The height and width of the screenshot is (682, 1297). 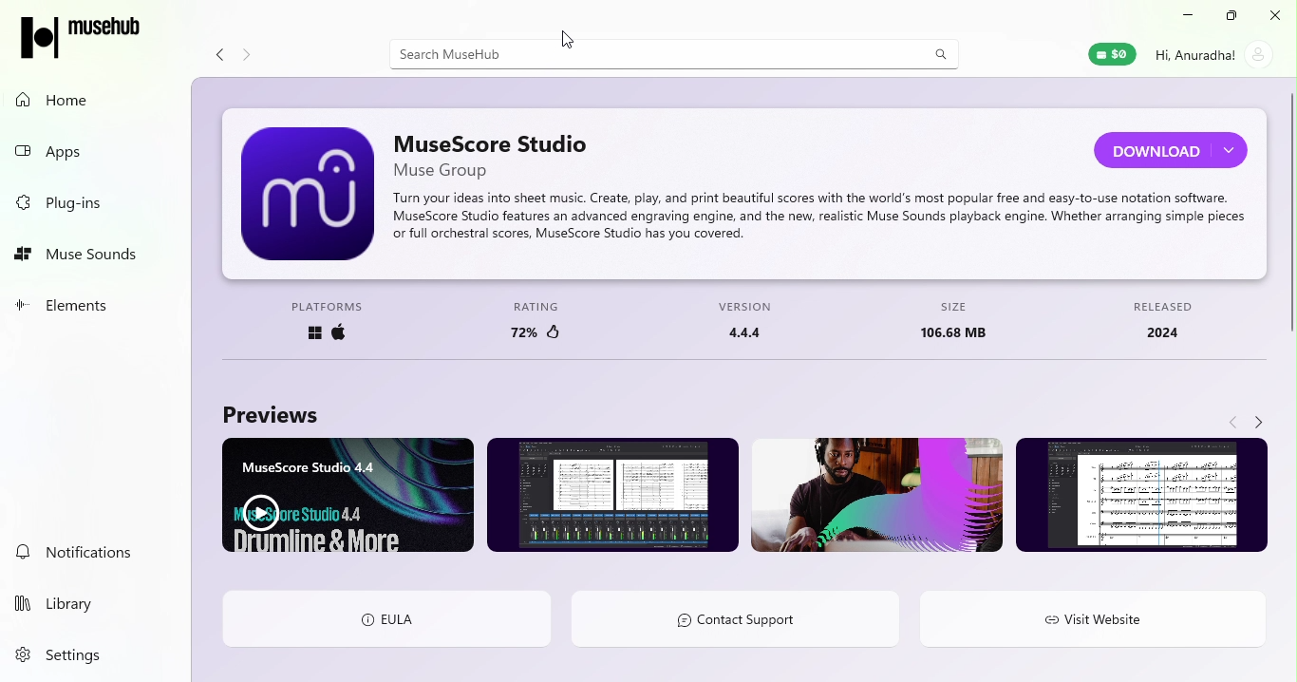 I want to click on Settings, so click(x=83, y=654).